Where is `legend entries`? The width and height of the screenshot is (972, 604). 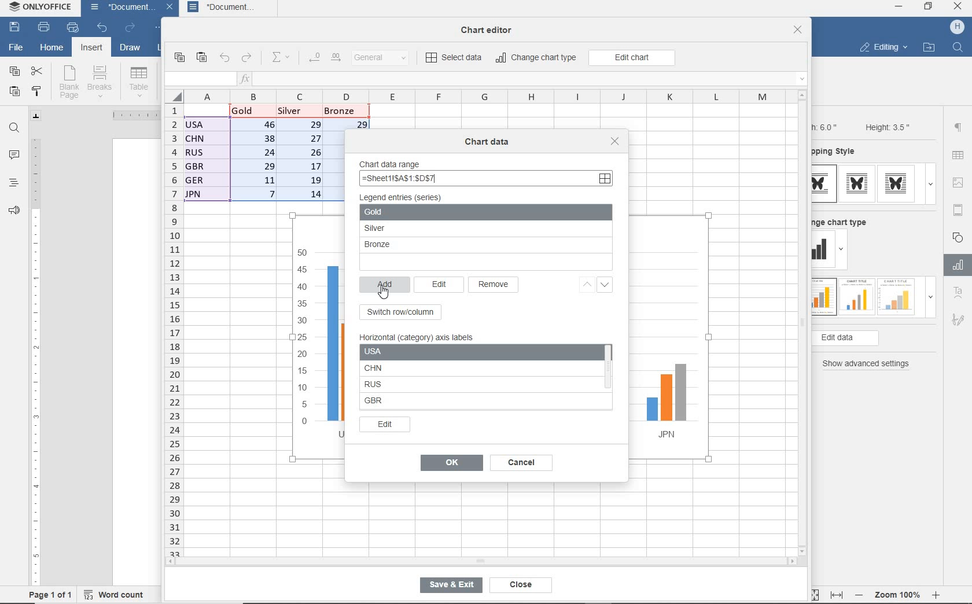
legend entries is located at coordinates (405, 198).